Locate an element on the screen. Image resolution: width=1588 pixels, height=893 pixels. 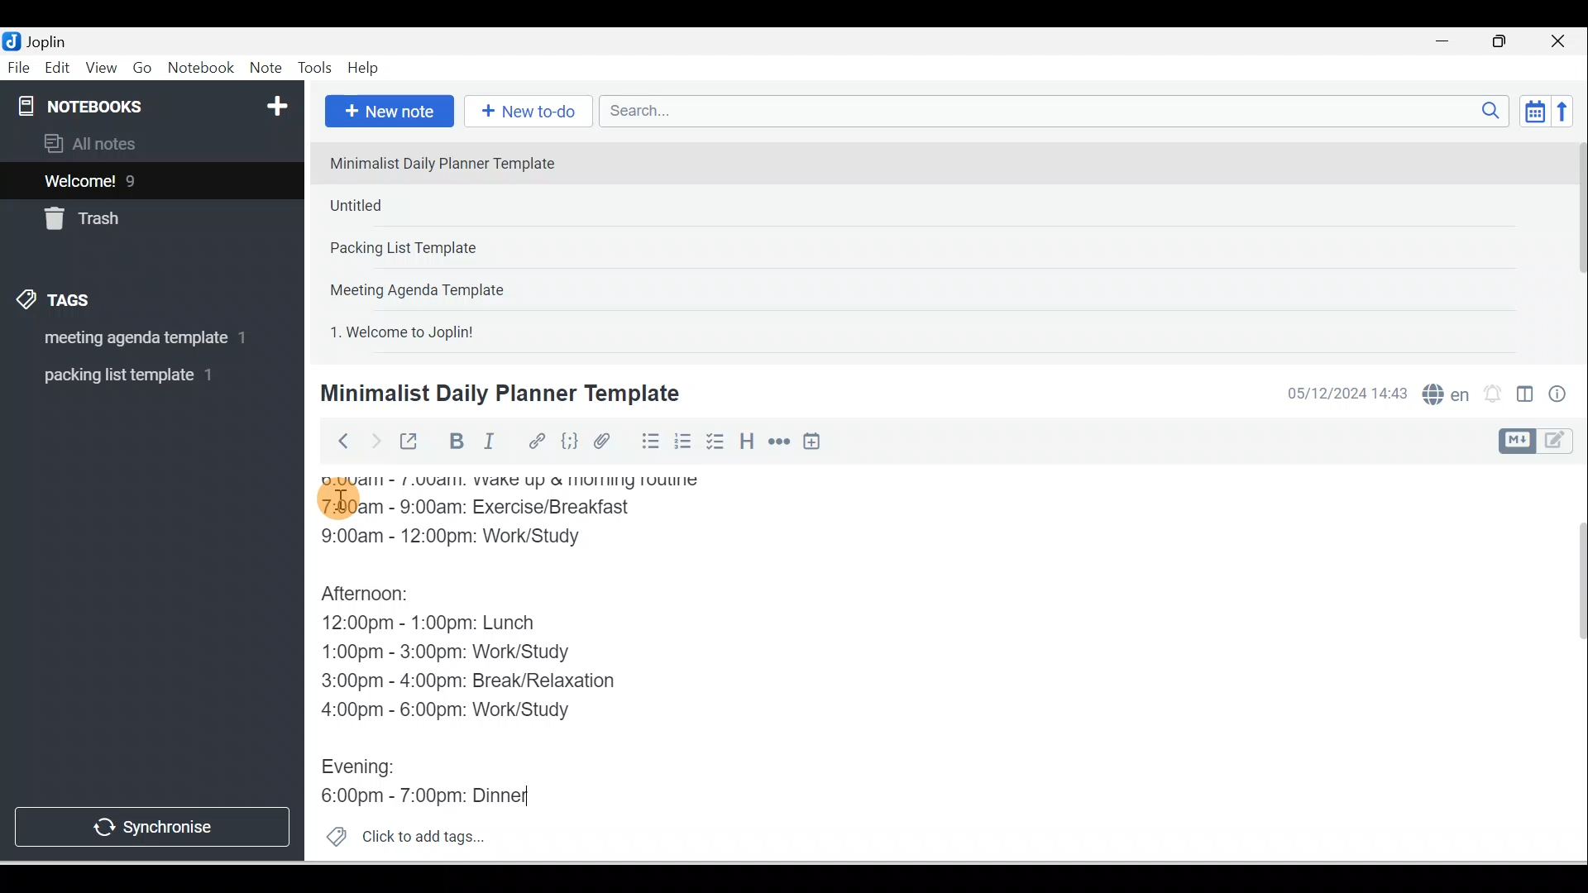
Bulleted list is located at coordinates (647, 441).